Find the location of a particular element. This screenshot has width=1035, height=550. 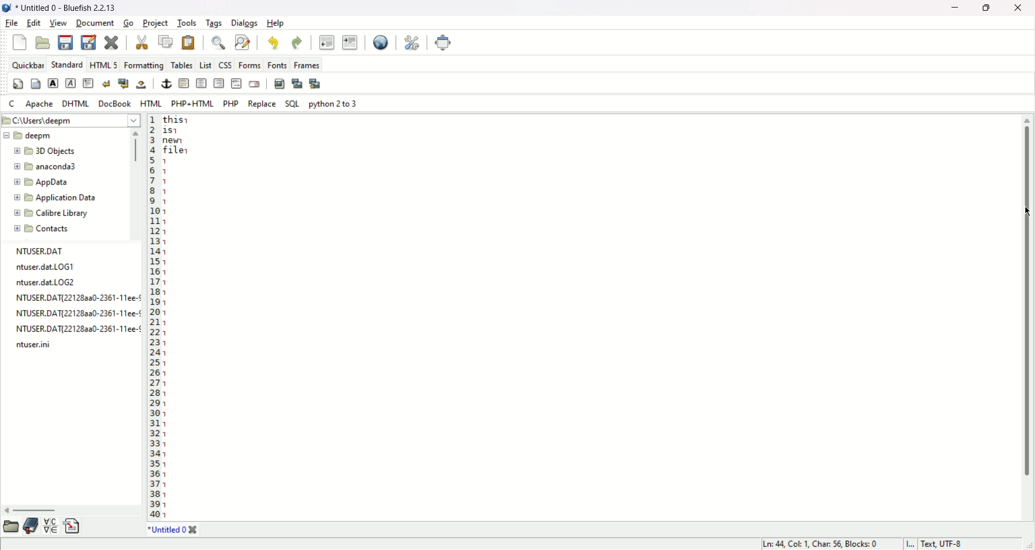

Python 2 to 3 is located at coordinates (334, 104).